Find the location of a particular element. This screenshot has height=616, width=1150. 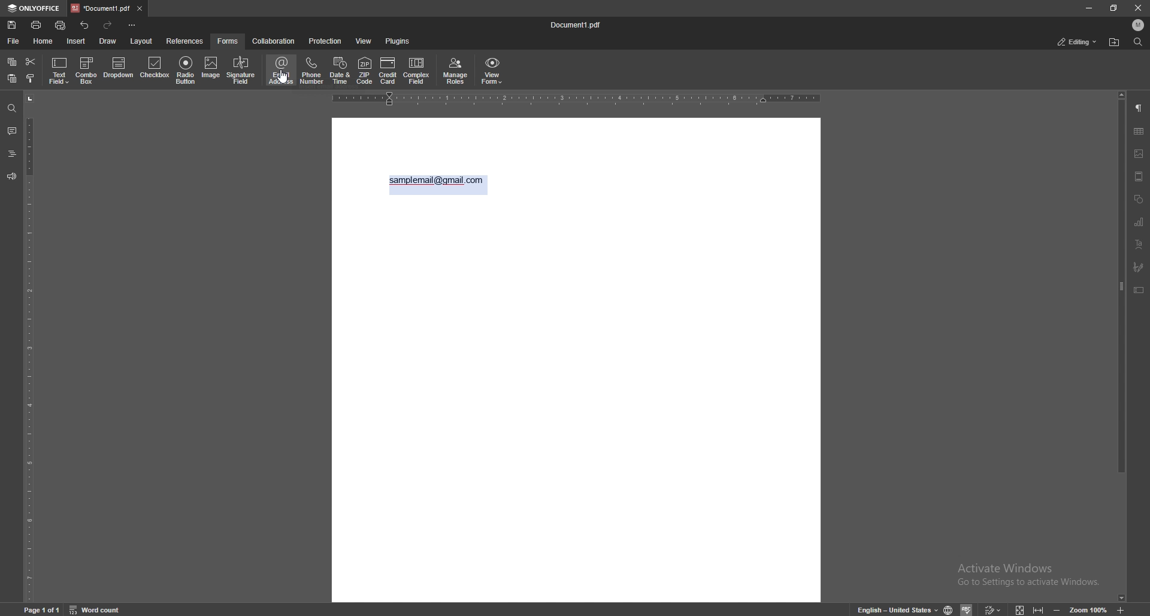

view form is located at coordinates (492, 71).